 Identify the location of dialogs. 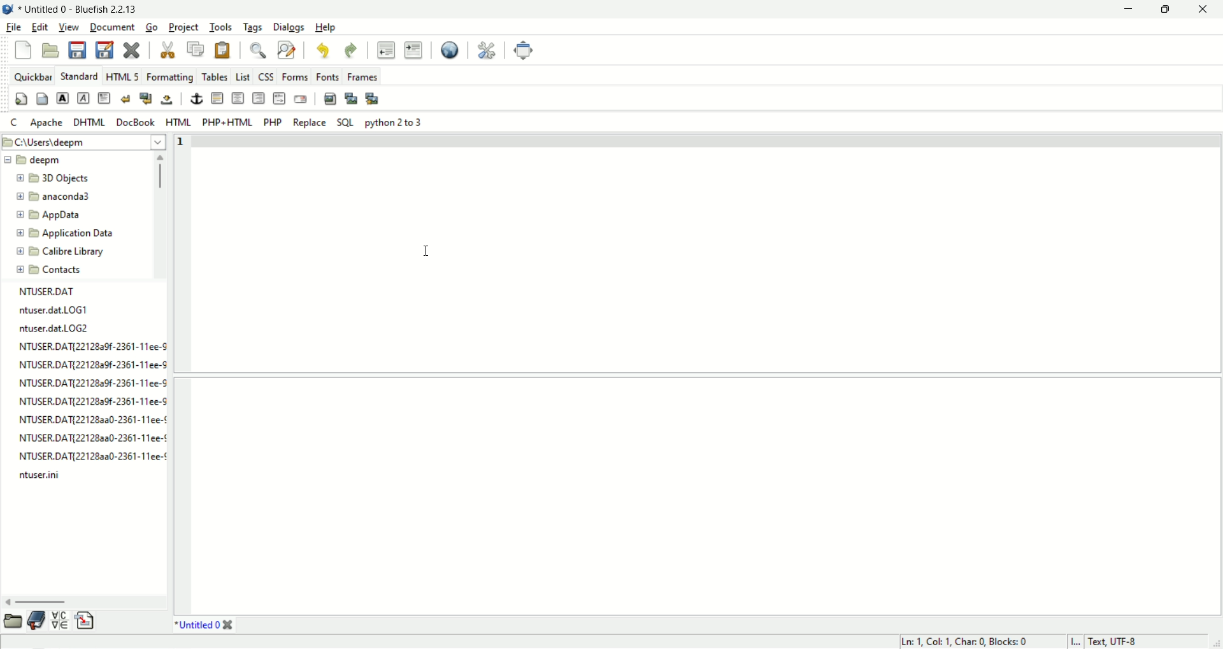
(288, 27).